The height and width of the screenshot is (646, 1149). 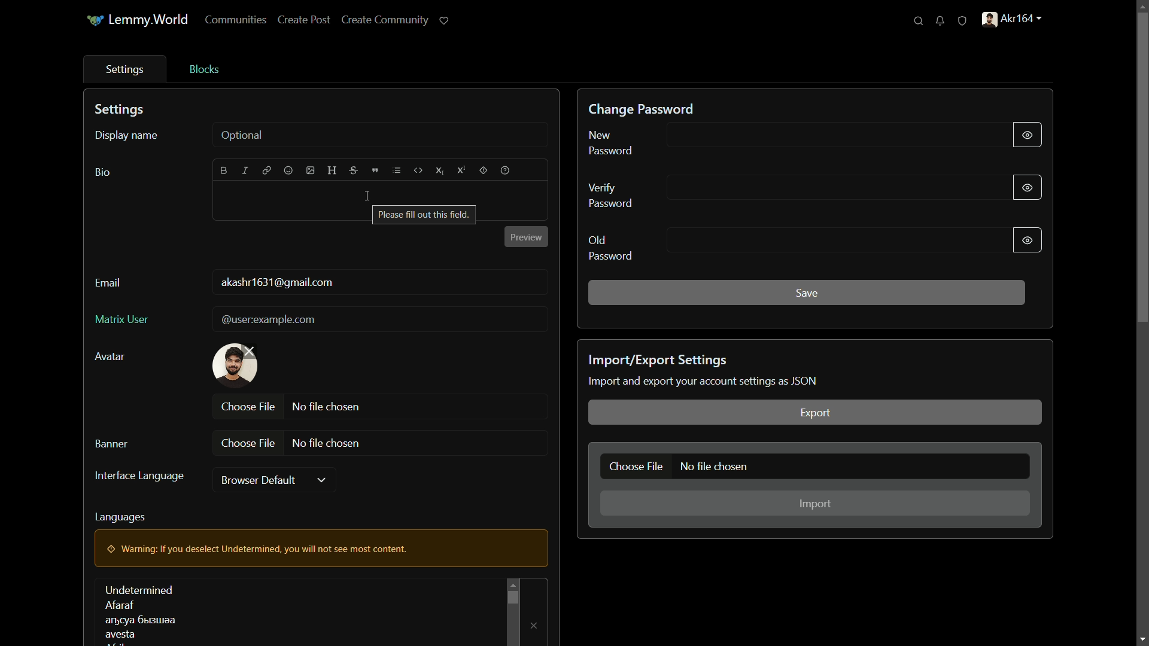 I want to click on bio, so click(x=103, y=173).